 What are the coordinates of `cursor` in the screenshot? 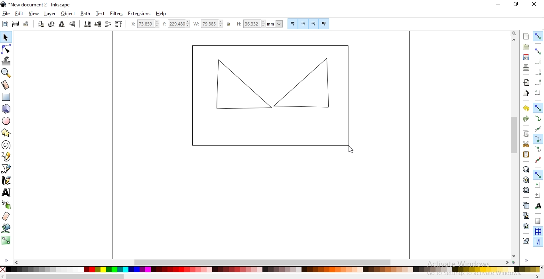 It's located at (349, 147).